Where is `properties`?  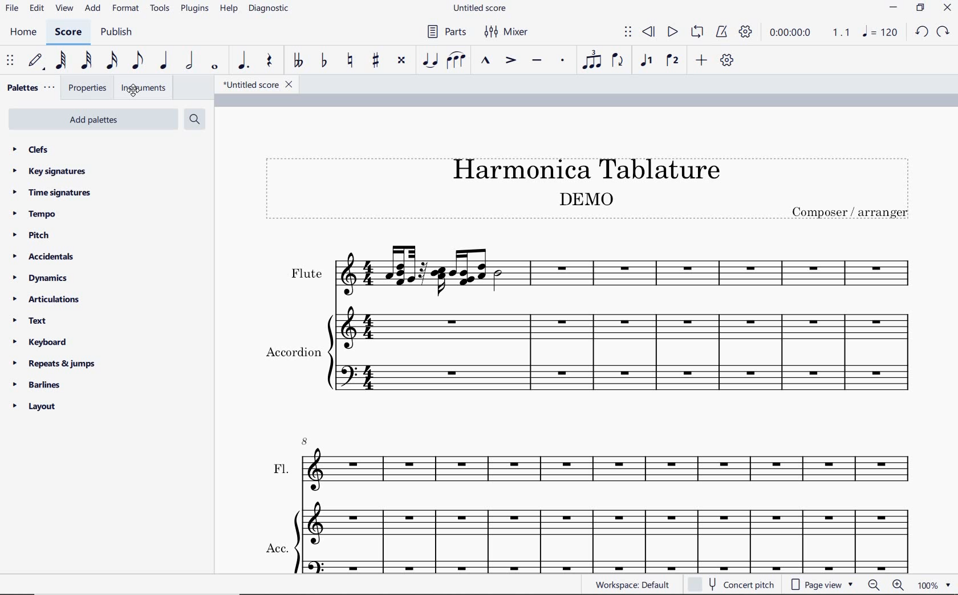 properties is located at coordinates (88, 88).